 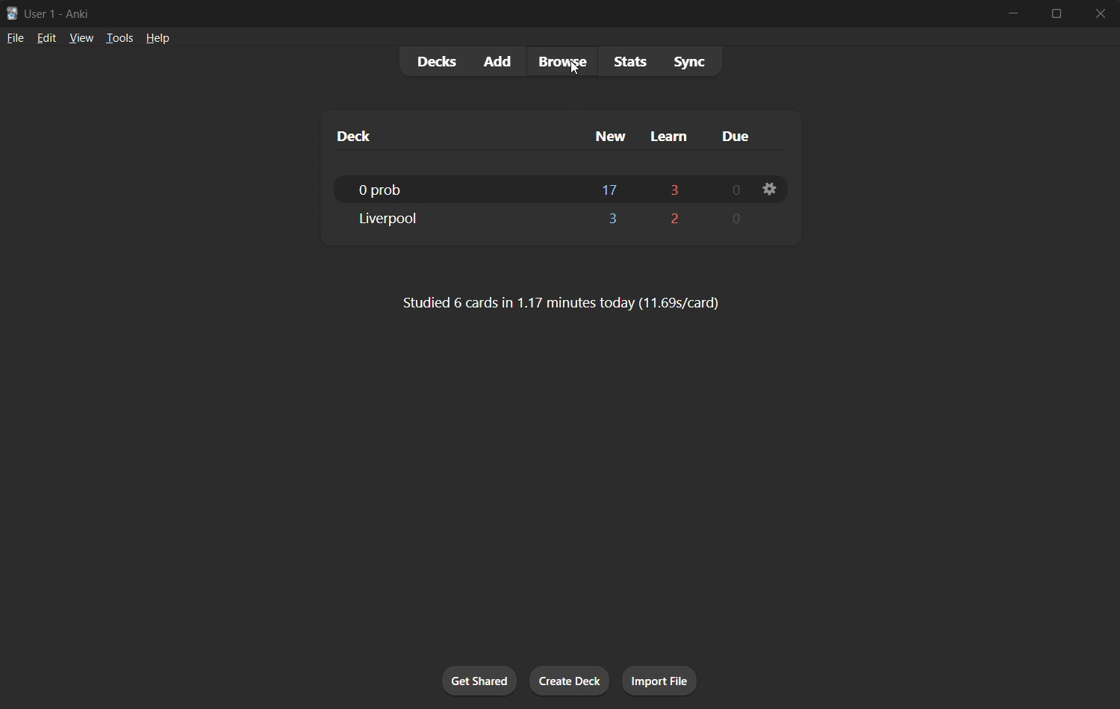 What do you see at coordinates (561, 304) in the screenshot?
I see `Studied 6 cards in 1.17 minutes today (11.69s/card)` at bounding box center [561, 304].